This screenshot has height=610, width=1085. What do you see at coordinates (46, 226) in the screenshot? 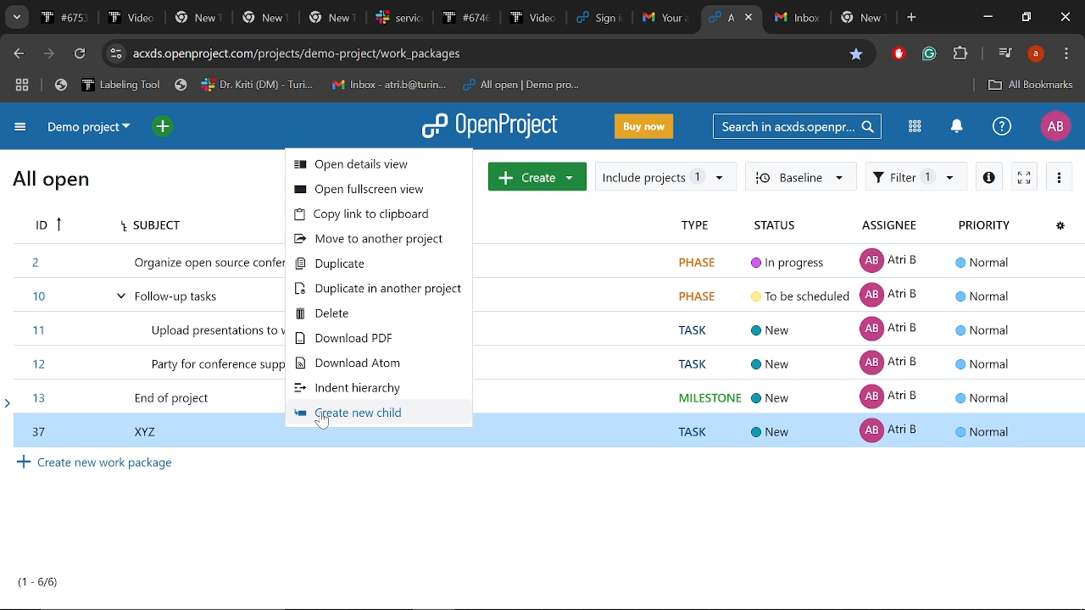
I see `Task Id` at bounding box center [46, 226].